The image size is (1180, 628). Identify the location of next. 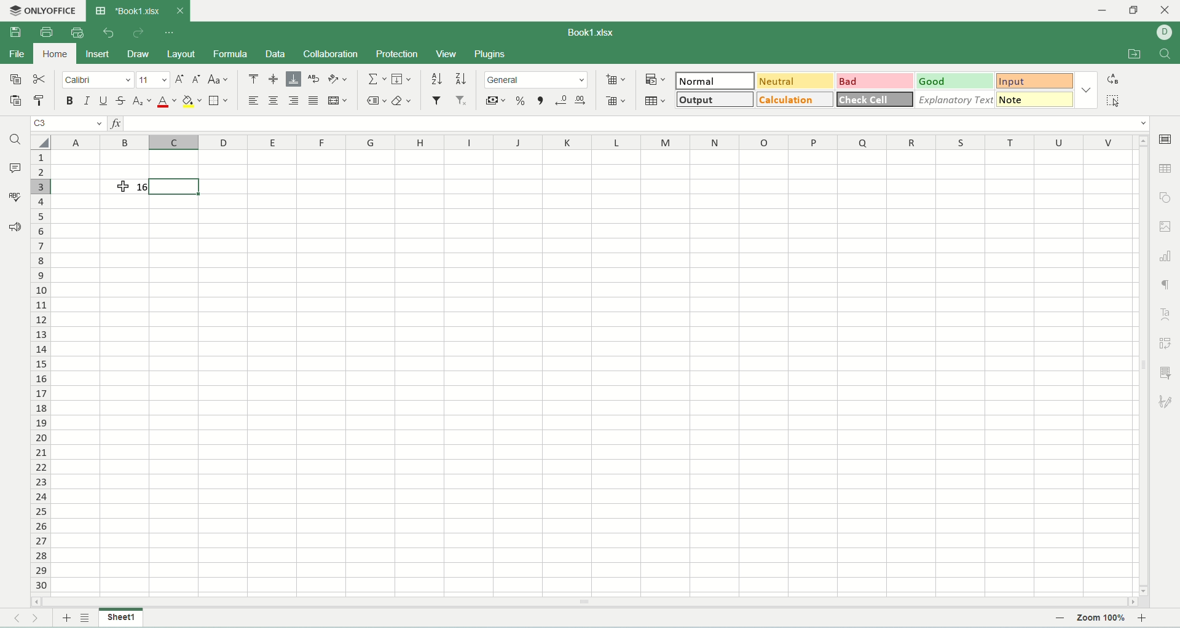
(41, 619).